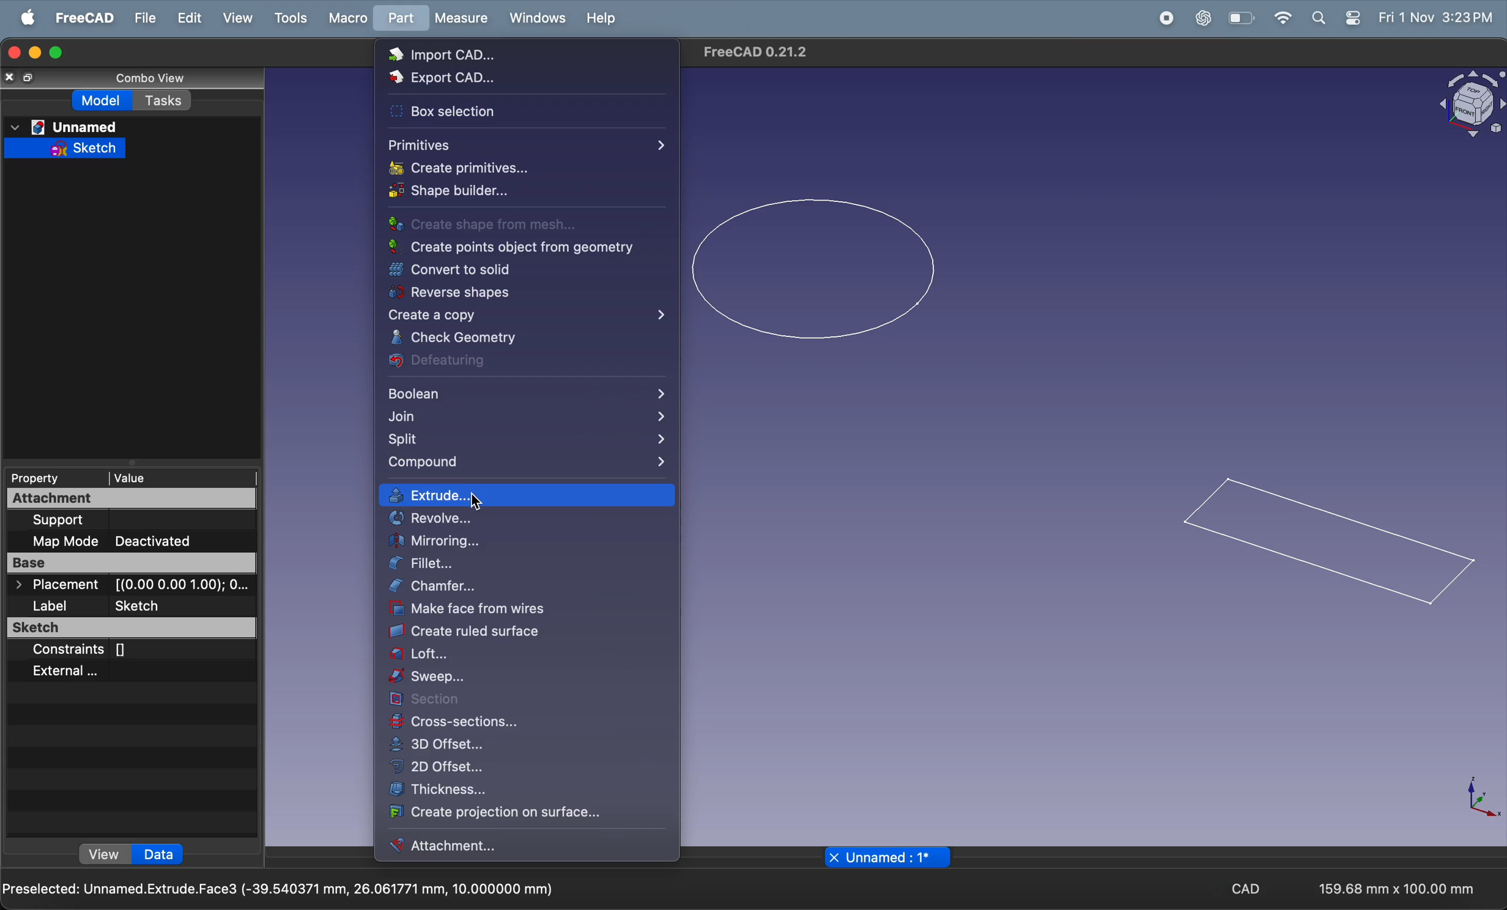 The width and height of the screenshot is (1507, 910). What do you see at coordinates (489, 790) in the screenshot?
I see `Thickness...` at bounding box center [489, 790].